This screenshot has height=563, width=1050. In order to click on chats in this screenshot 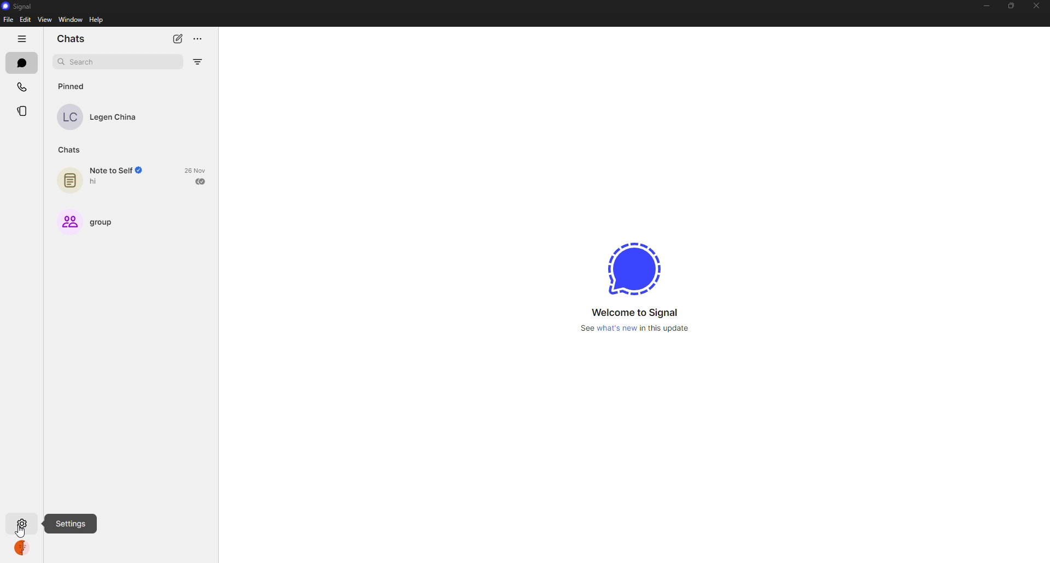, I will do `click(73, 38)`.